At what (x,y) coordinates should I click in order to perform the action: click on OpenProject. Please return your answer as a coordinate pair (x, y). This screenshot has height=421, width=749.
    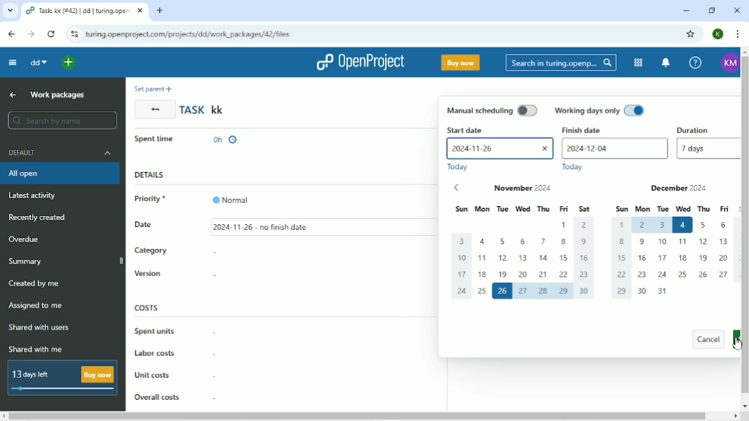
    Looking at the image, I should click on (359, 62).